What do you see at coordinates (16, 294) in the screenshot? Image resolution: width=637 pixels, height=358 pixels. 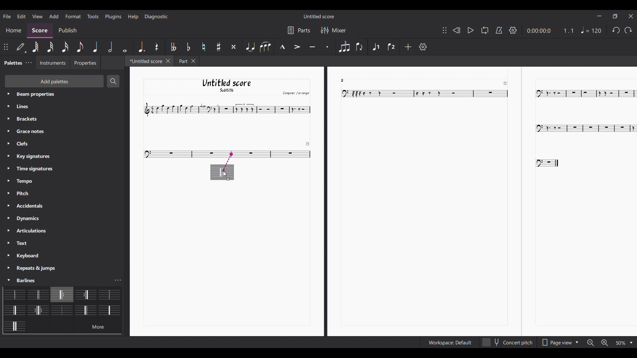 I see `Barline options` at bounding box center [16, 294].